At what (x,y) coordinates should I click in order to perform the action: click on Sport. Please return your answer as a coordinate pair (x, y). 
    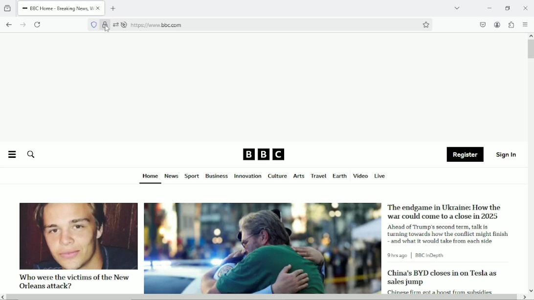
    Looking at the image, I should click on (192, 176).